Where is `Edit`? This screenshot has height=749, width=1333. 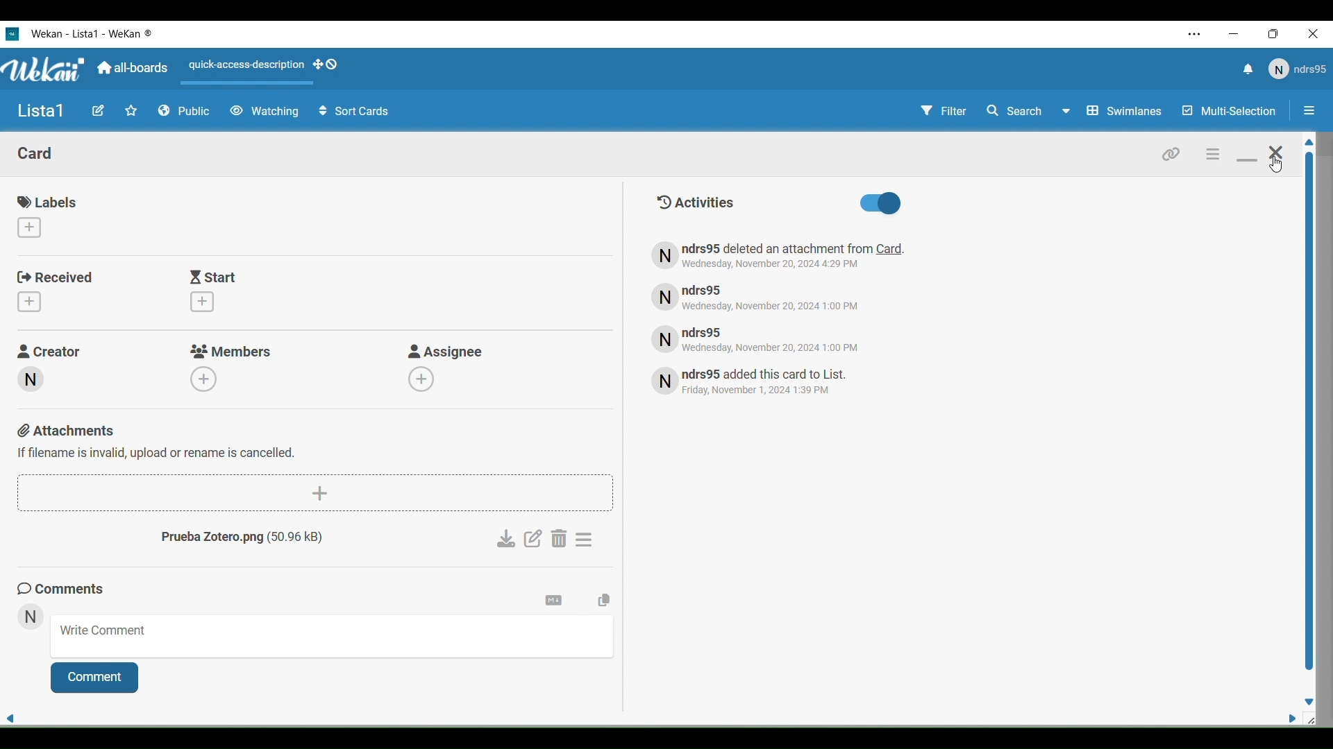 Edit is located at coordinates (527, 538).